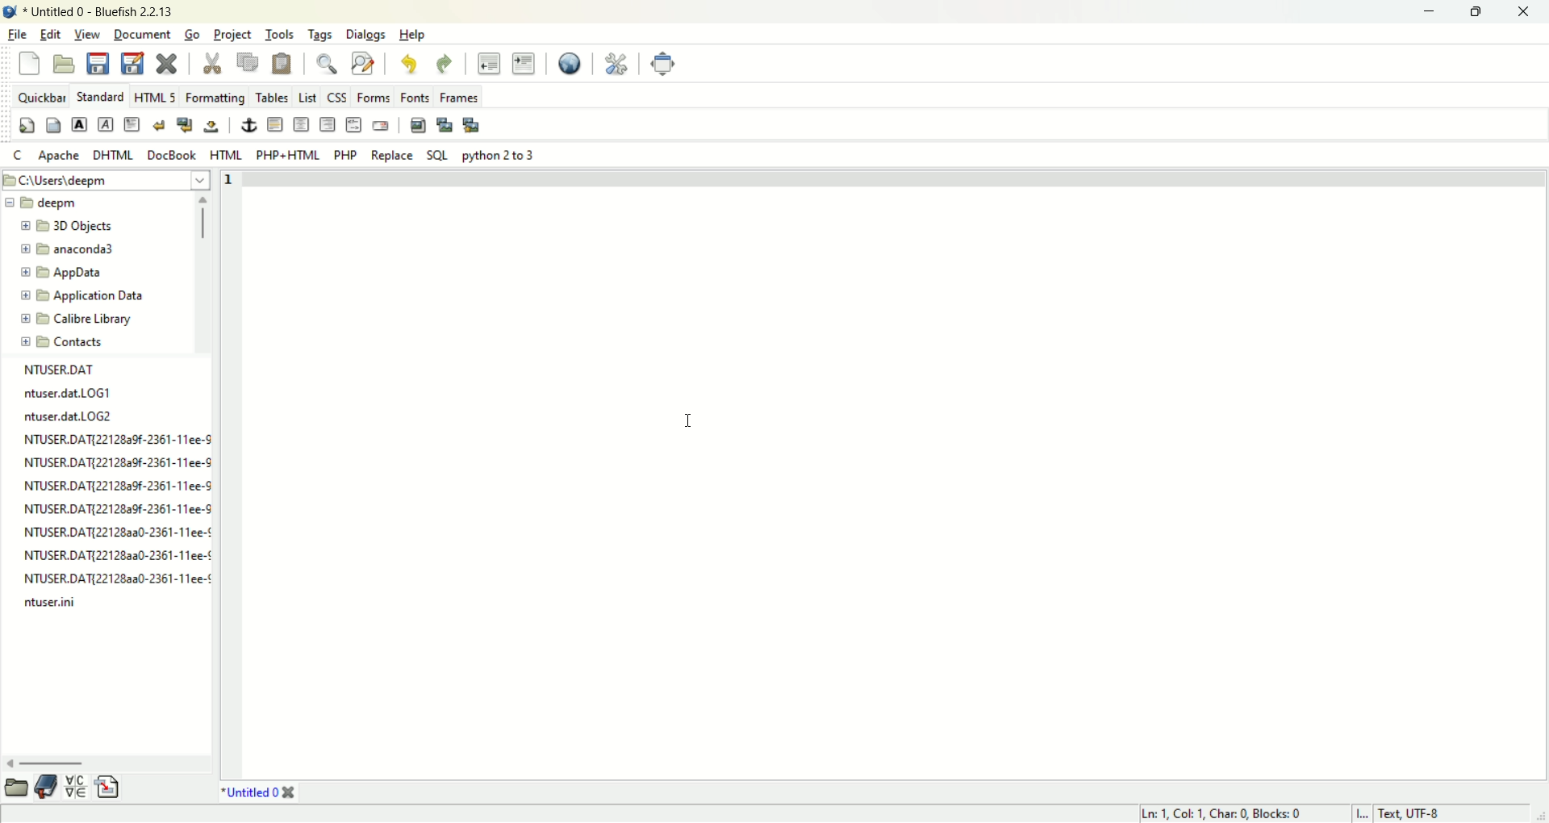 The image size is (1549, 823). Describe the element at coordinates (46, 788) in the screenshot. I see `bookmark` at that location.